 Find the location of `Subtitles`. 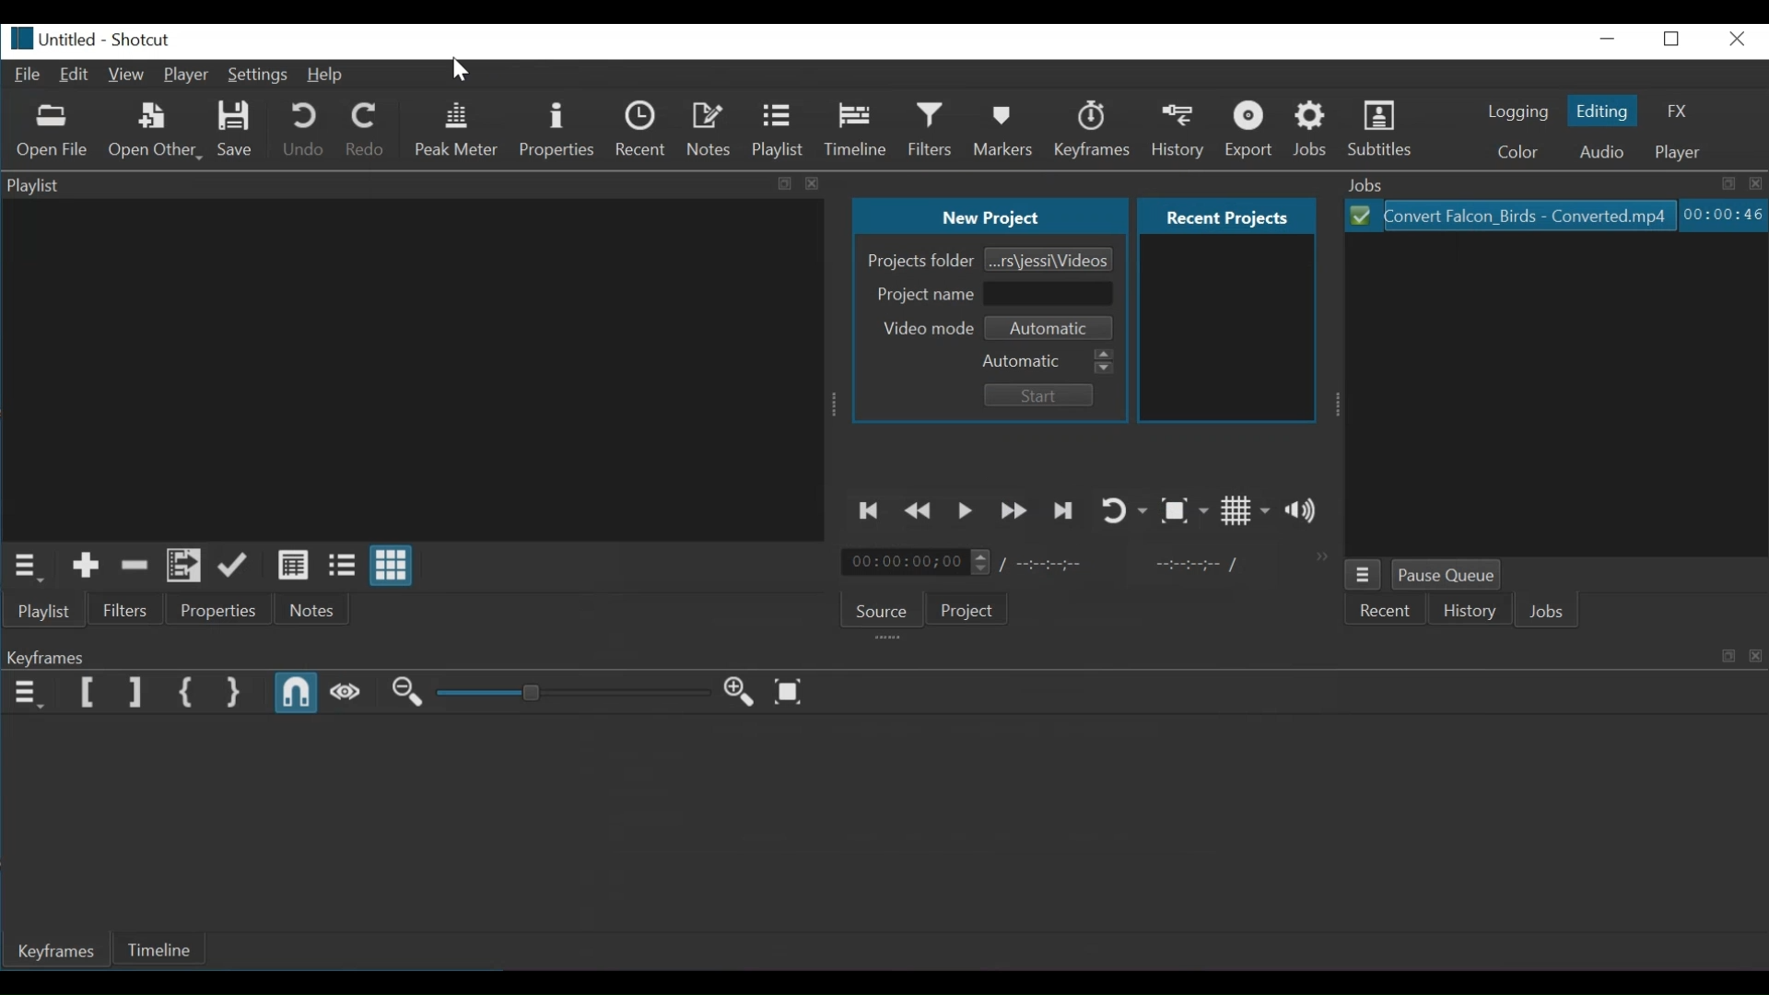

Subtitles is located at coordinates (1387, 129).